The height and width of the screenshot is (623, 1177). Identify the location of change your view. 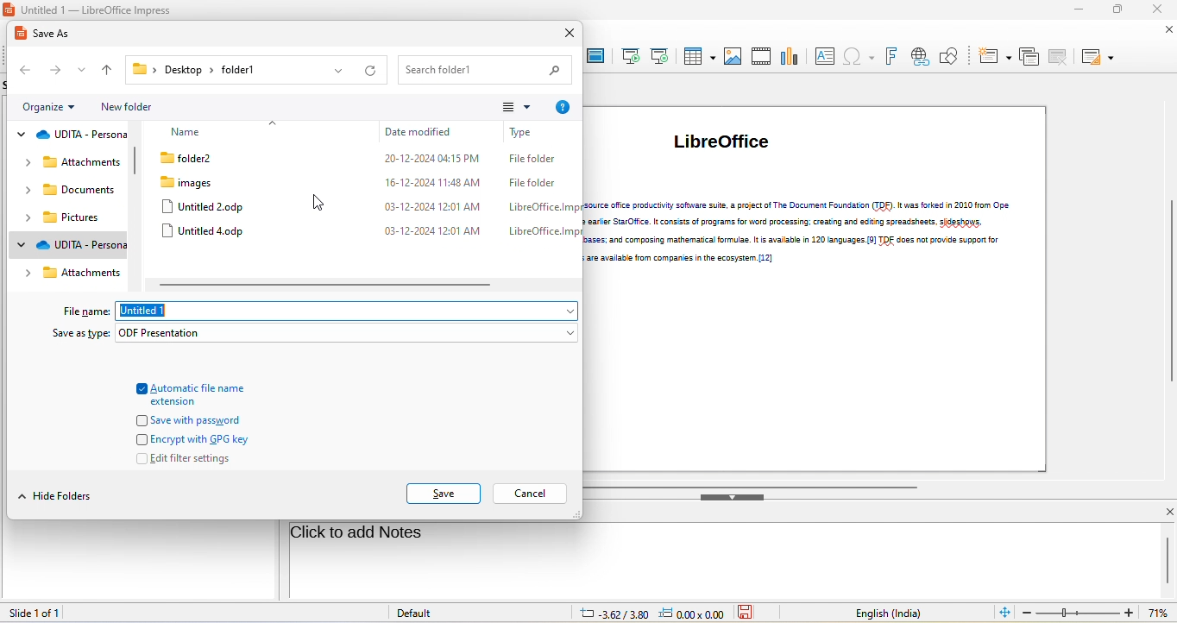
(512, 105).